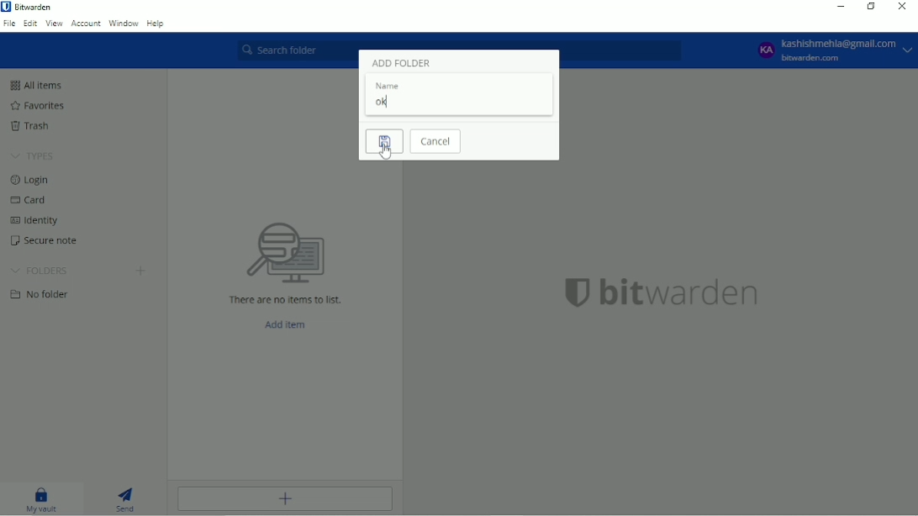 Image resolution: width=918 pixels, height=516 pixels. What do you see at coordinates (290, 324) in the screenshot?
I see `Add Item` at bounding box center [290, 324].